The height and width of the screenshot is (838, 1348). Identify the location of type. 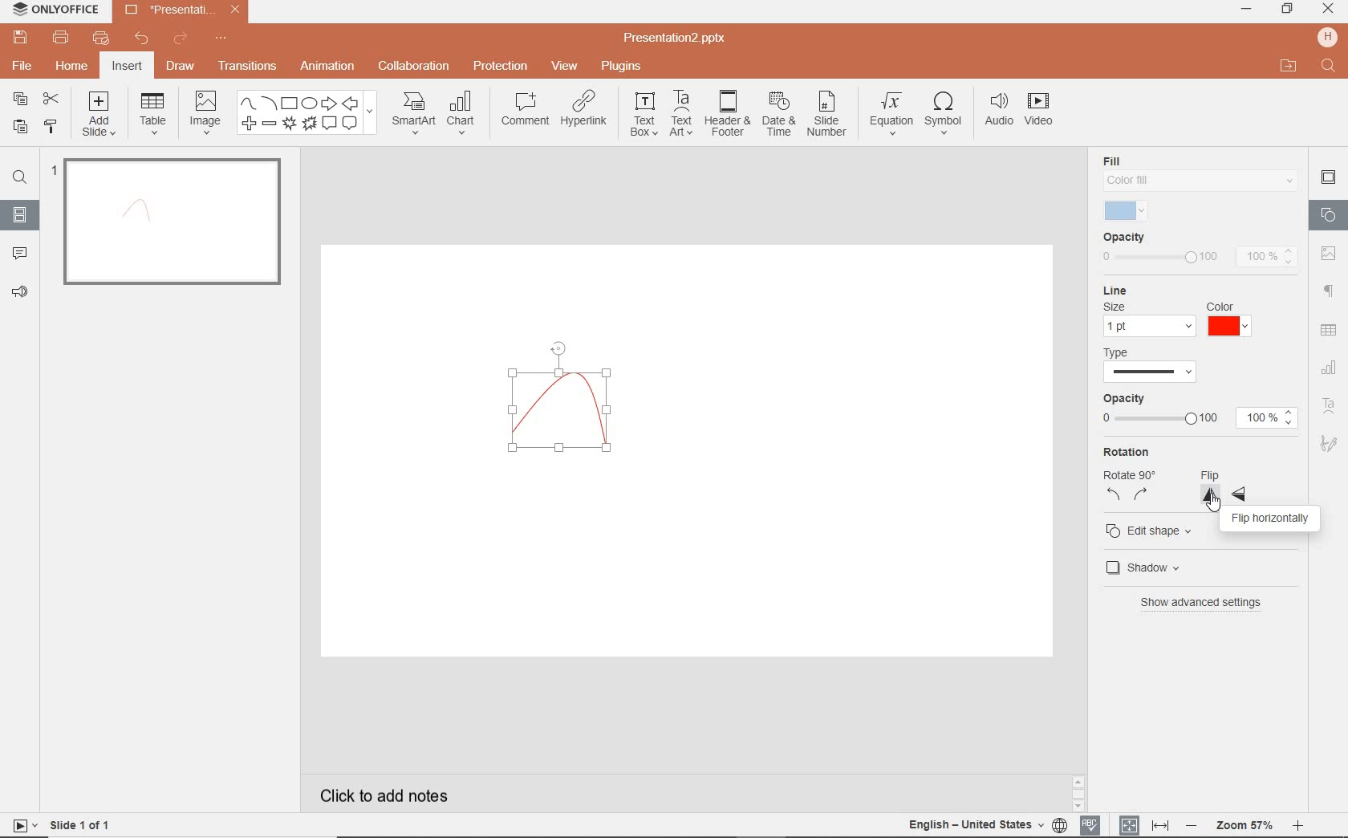
(1155, 363).